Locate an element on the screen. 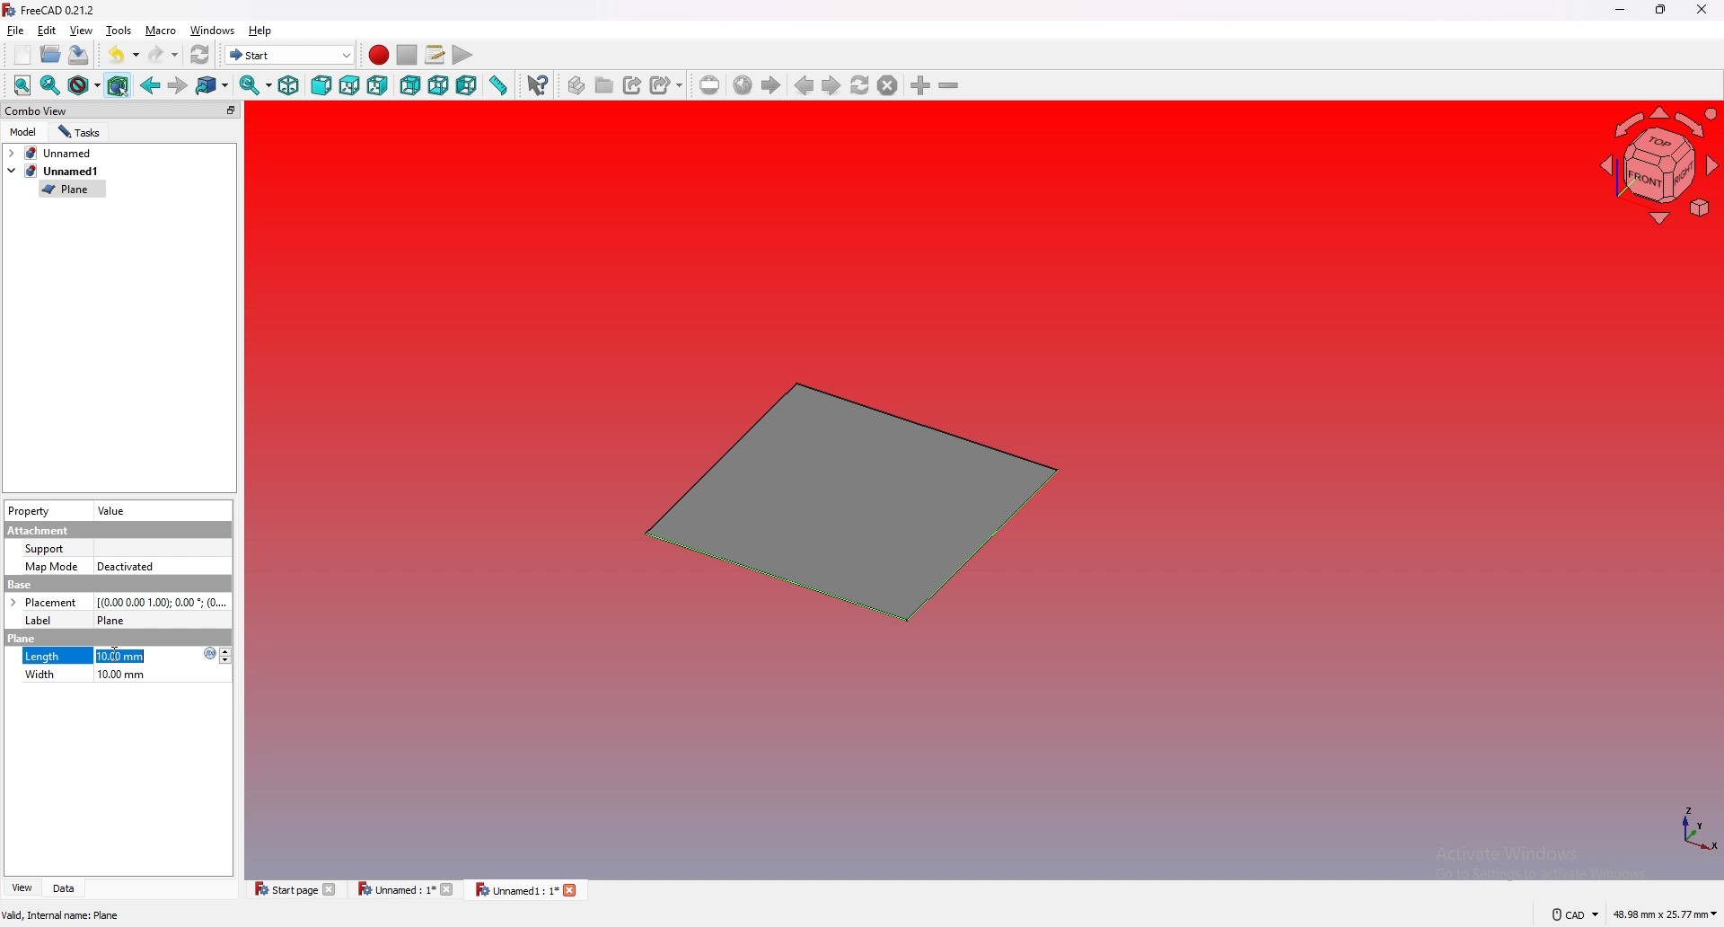  value is located at coordinates (114, 512).